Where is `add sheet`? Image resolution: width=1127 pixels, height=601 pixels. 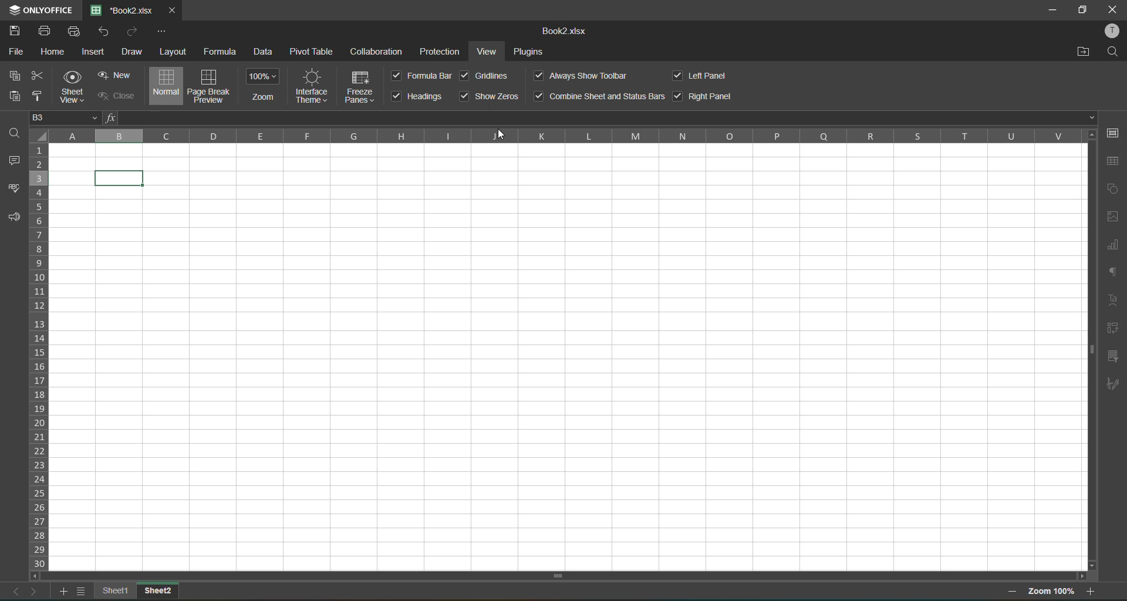 add sheet is located at coordinates (65, 594).